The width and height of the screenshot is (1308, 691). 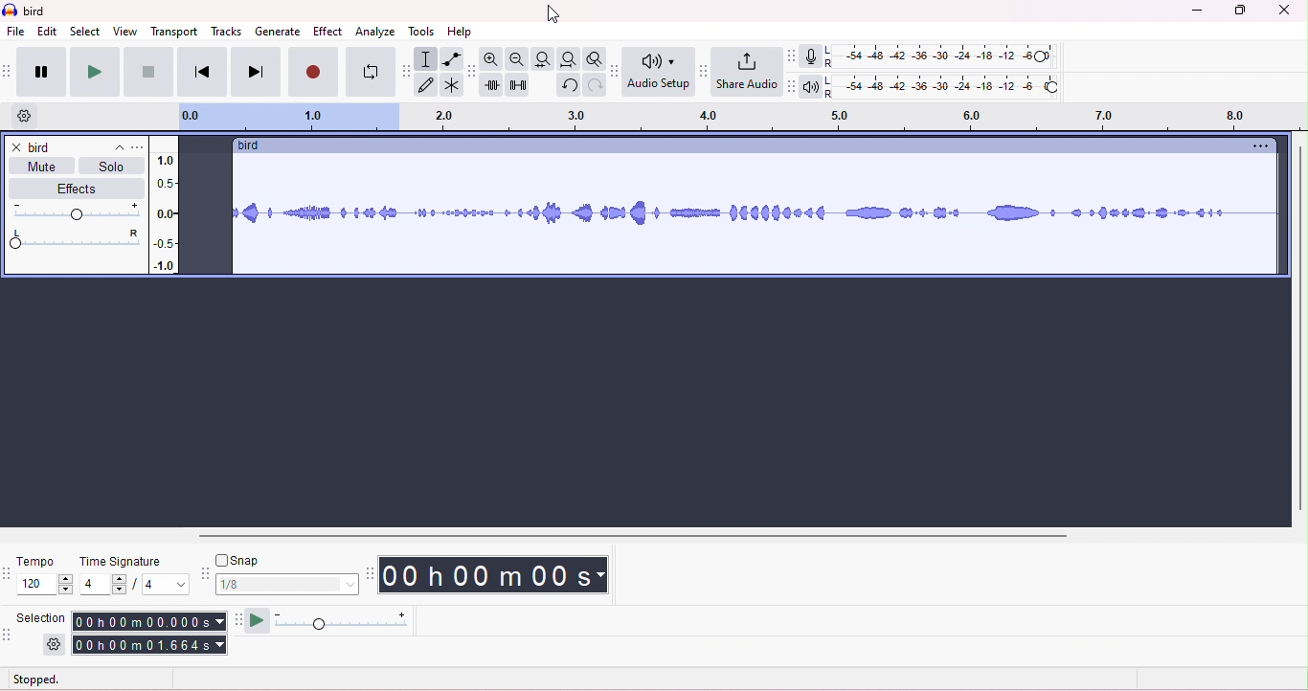 What do you see at coordinates (342, 622) in the screenshot?
I see `playback speed` at bounding box center [342, 622].